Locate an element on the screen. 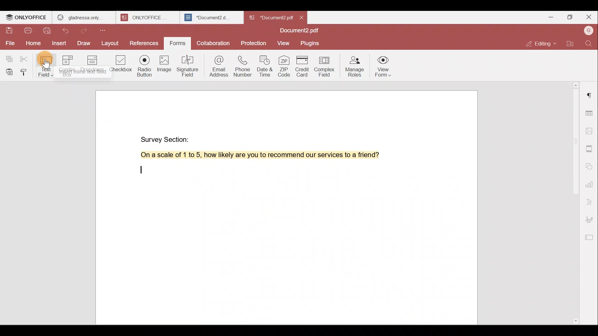 This screenshot has width=598, height=336. ONLYOFFICE is located at coordinates (149, 17).